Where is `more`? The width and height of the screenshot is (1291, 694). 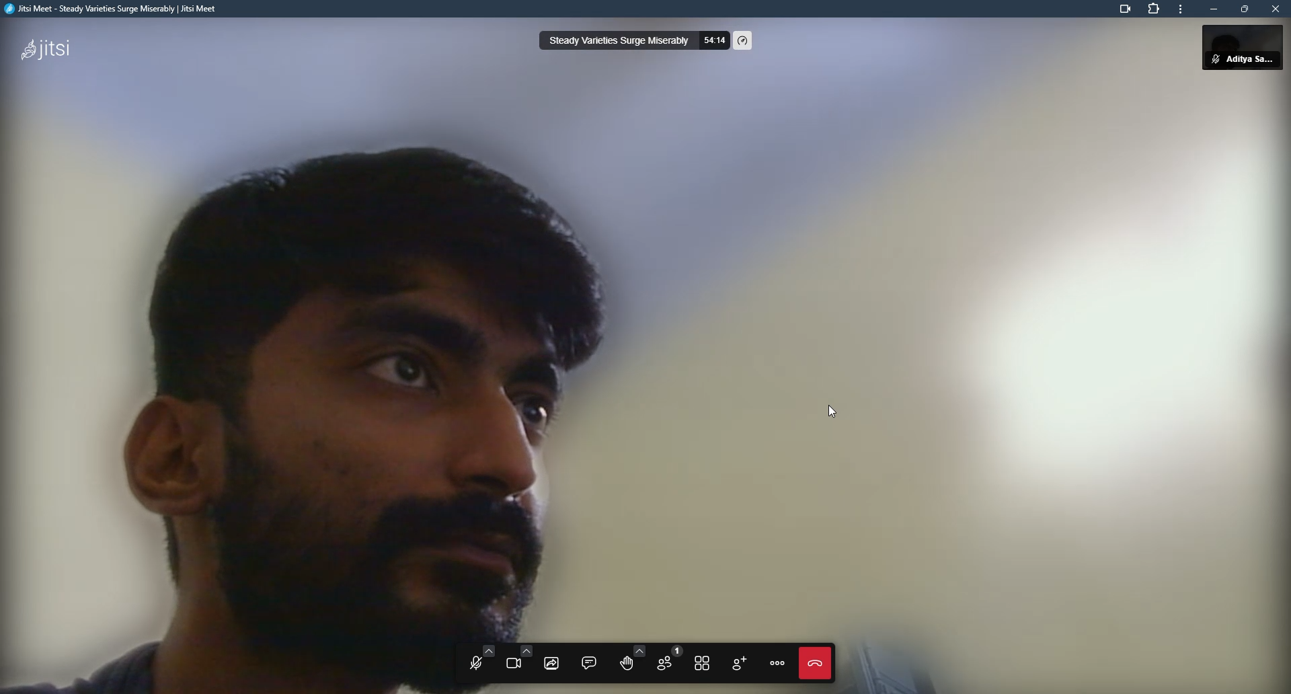
more is located at coordinates (1180, 11).